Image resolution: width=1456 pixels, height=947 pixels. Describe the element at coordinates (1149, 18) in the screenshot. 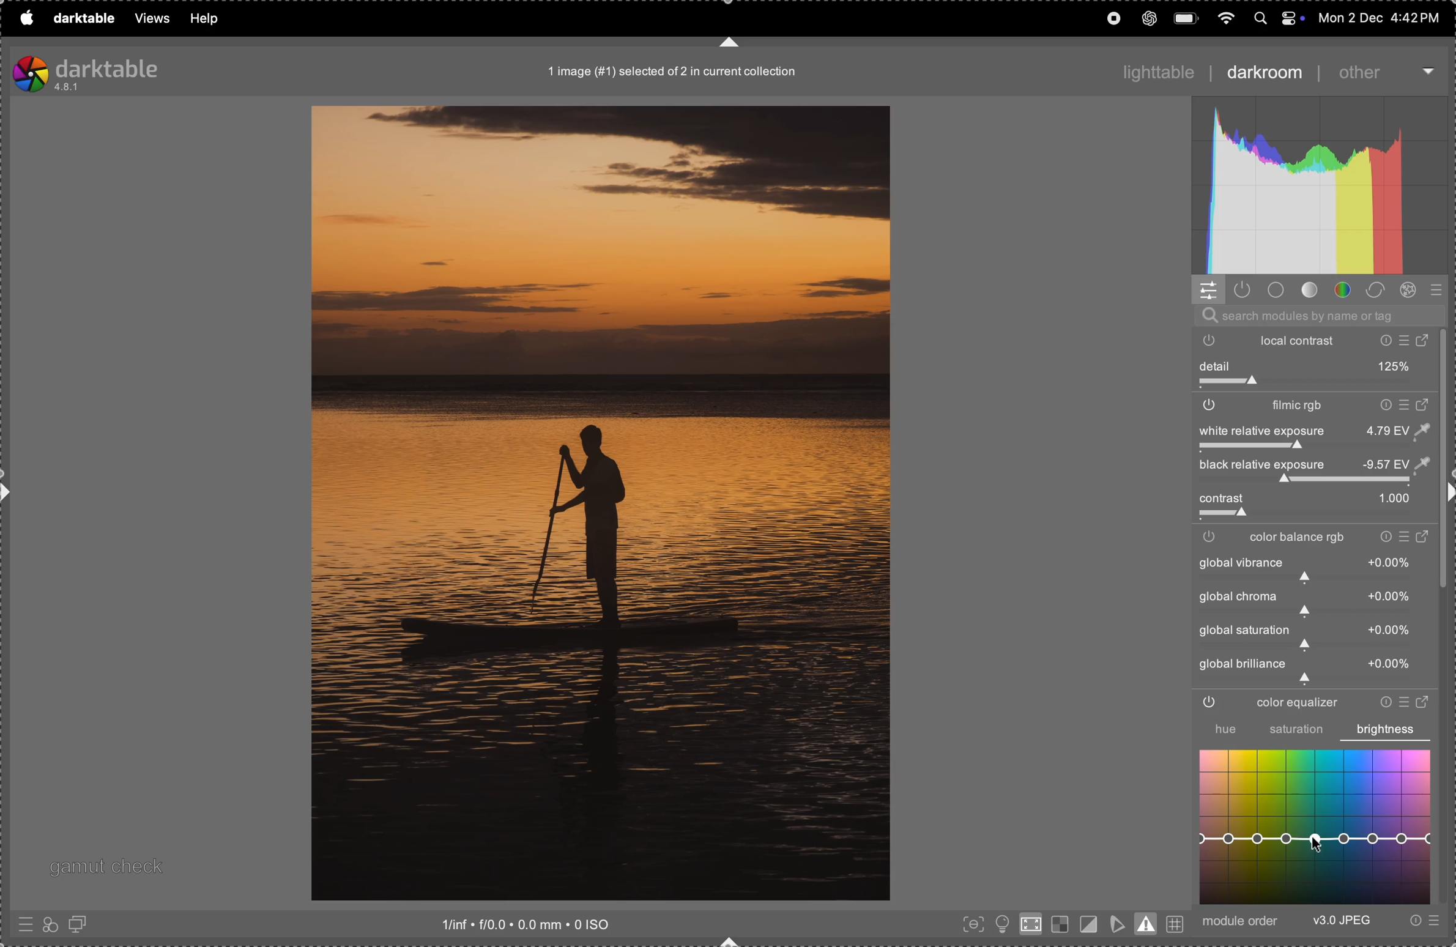

I see `chatgpt` at that location.